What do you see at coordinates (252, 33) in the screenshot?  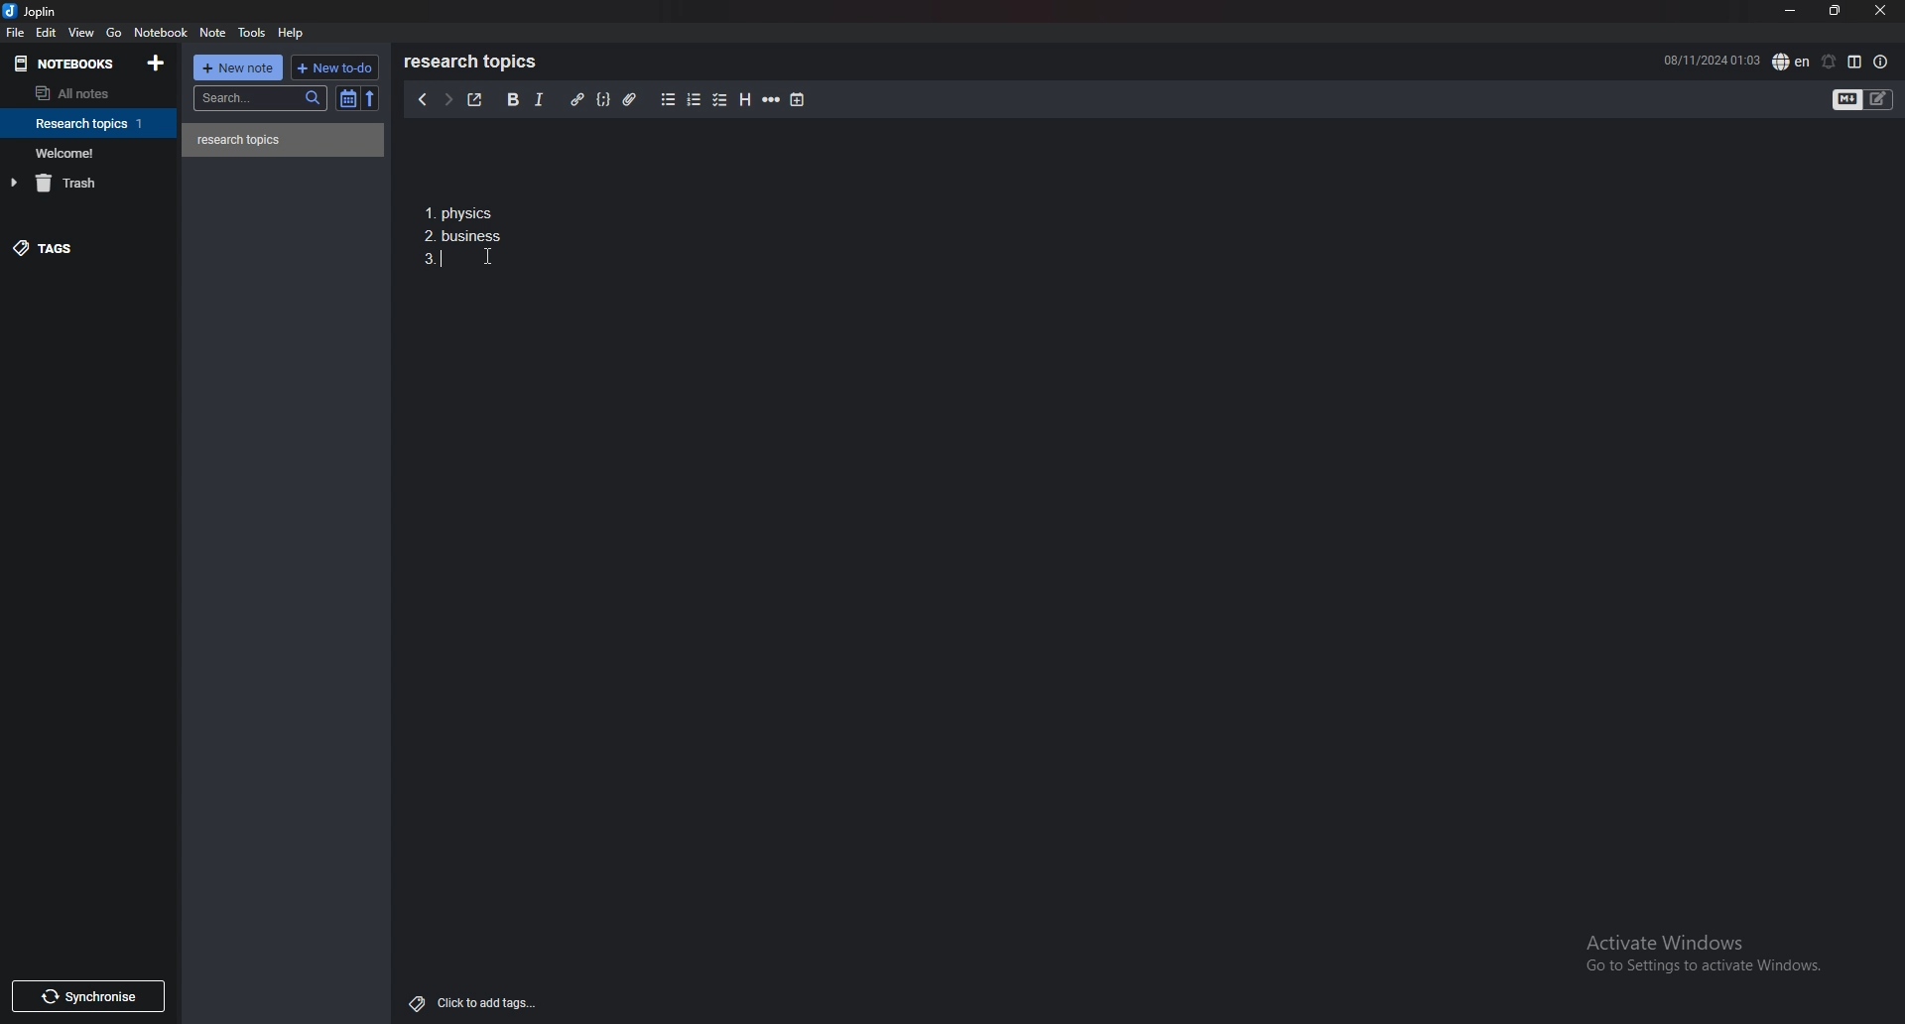 I see `tools` at bounding box center [252, 33].